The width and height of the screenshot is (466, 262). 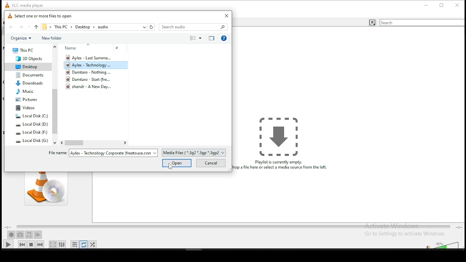 I want to click on scroll bar, so click(x=55, y=94).